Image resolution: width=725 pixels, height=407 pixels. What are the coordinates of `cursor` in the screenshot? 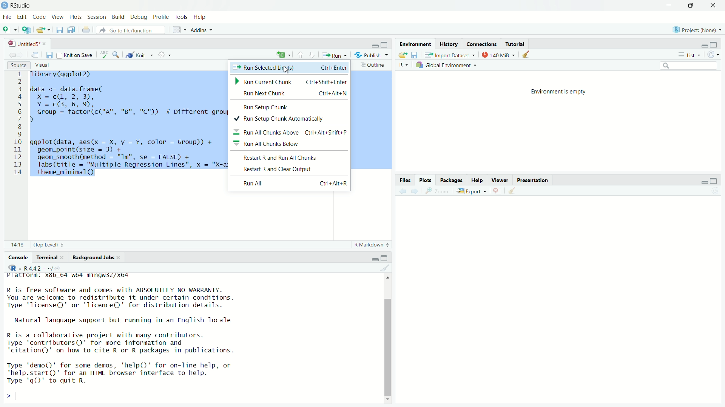 It's located at (287, 70).